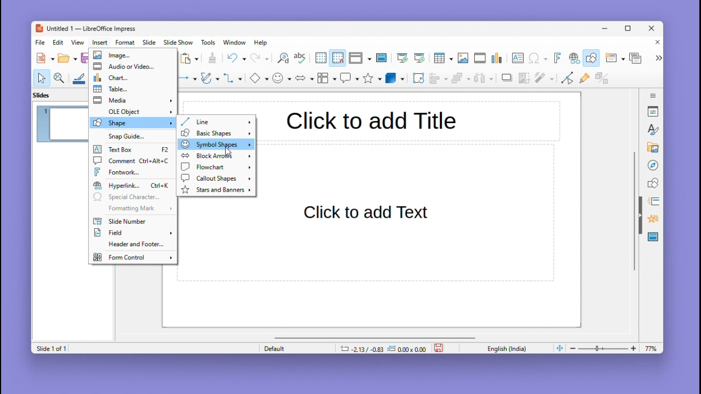 The image size is (701, 394). Describe the element at coordinates (131, 160) in the screenshot. I see `Comment` at that location.